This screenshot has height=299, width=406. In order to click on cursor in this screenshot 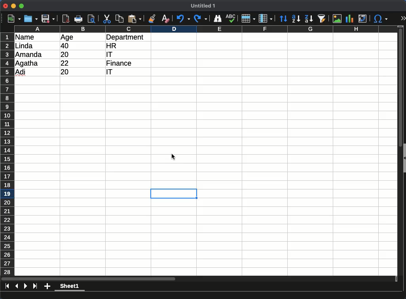, I will do `click(173, 157)`.